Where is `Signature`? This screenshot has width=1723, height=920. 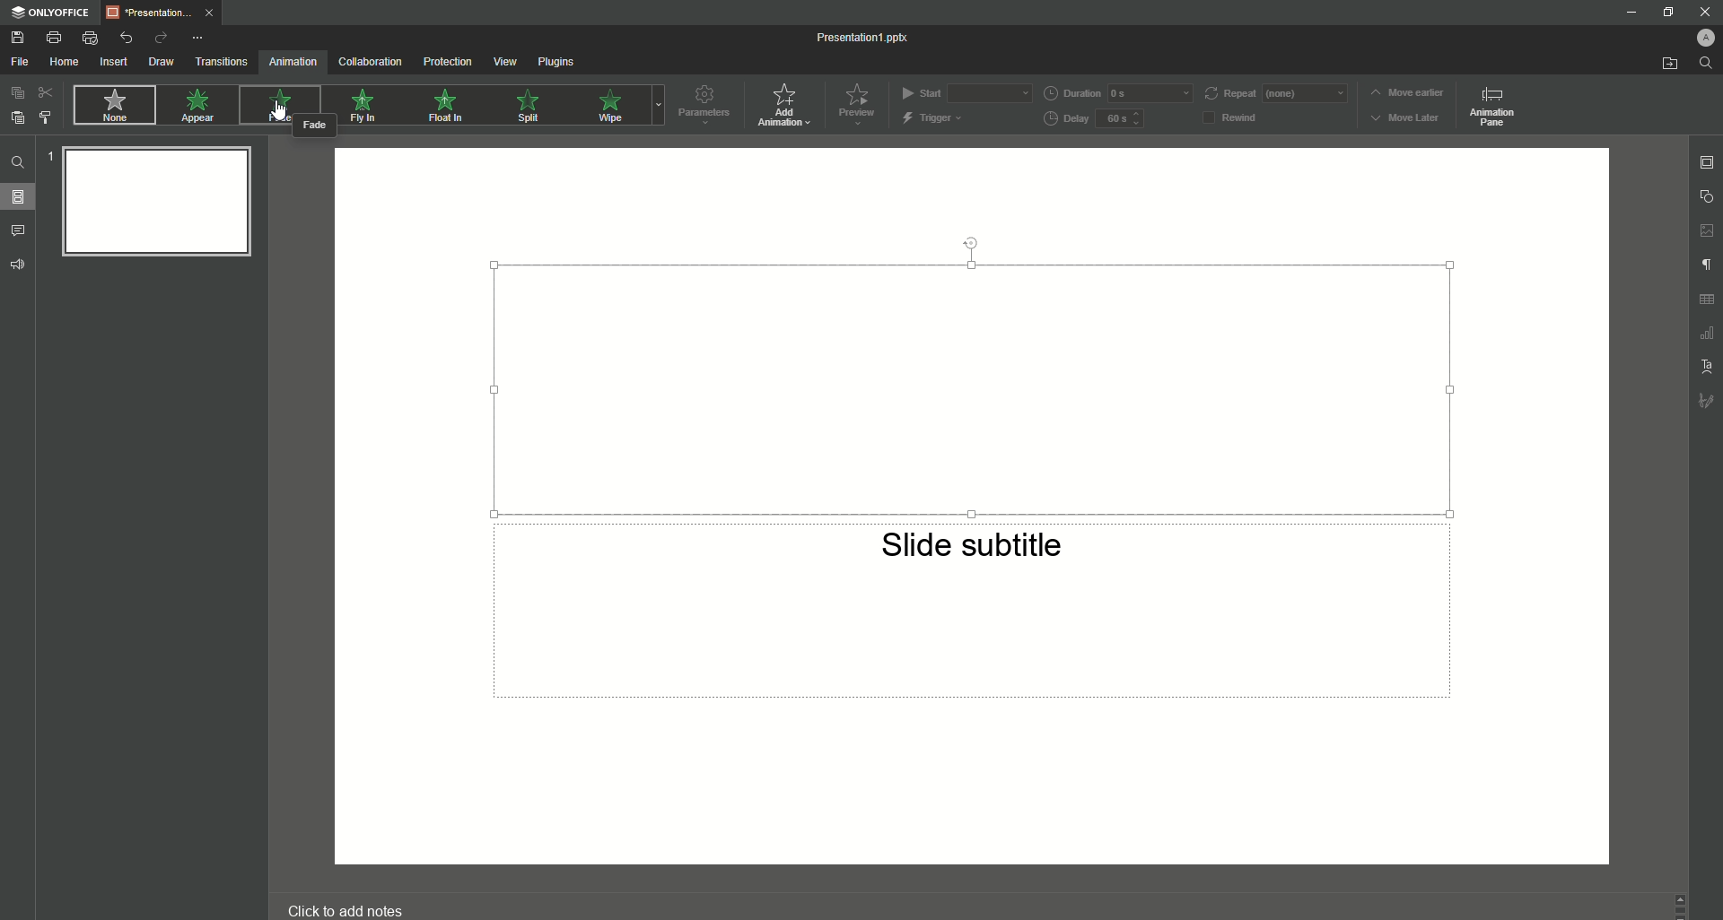
Signature is located at coordinates (1703, 404).